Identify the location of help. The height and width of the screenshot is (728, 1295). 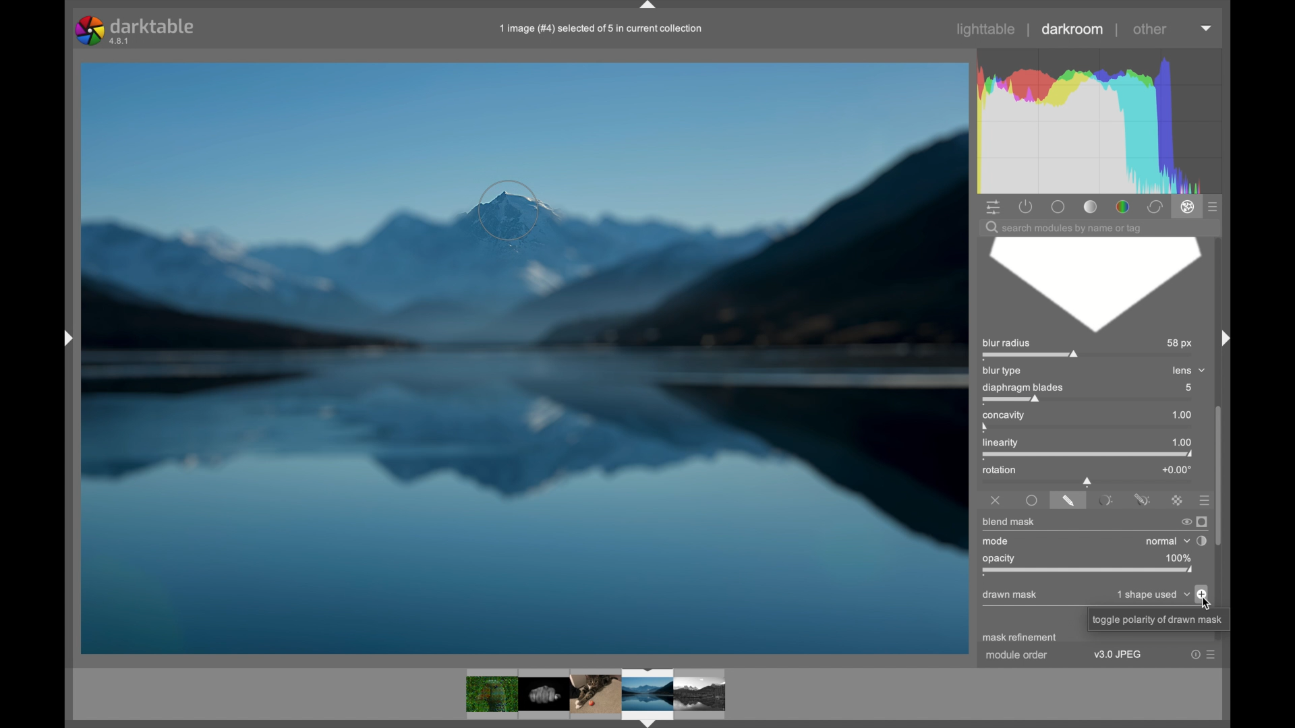
(1190, 655).